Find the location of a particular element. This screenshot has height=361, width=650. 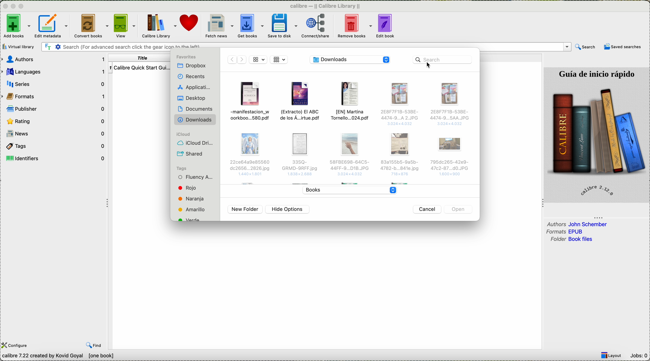

click on search bar is located at coordinates (444, 60).